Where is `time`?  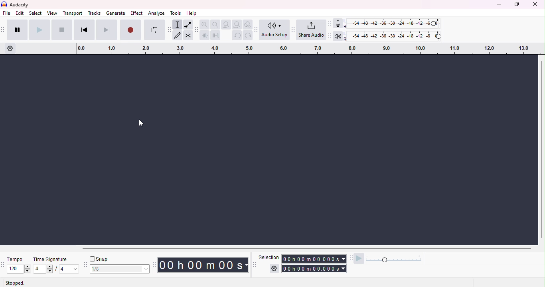
time is located at coordinates (204, 264).